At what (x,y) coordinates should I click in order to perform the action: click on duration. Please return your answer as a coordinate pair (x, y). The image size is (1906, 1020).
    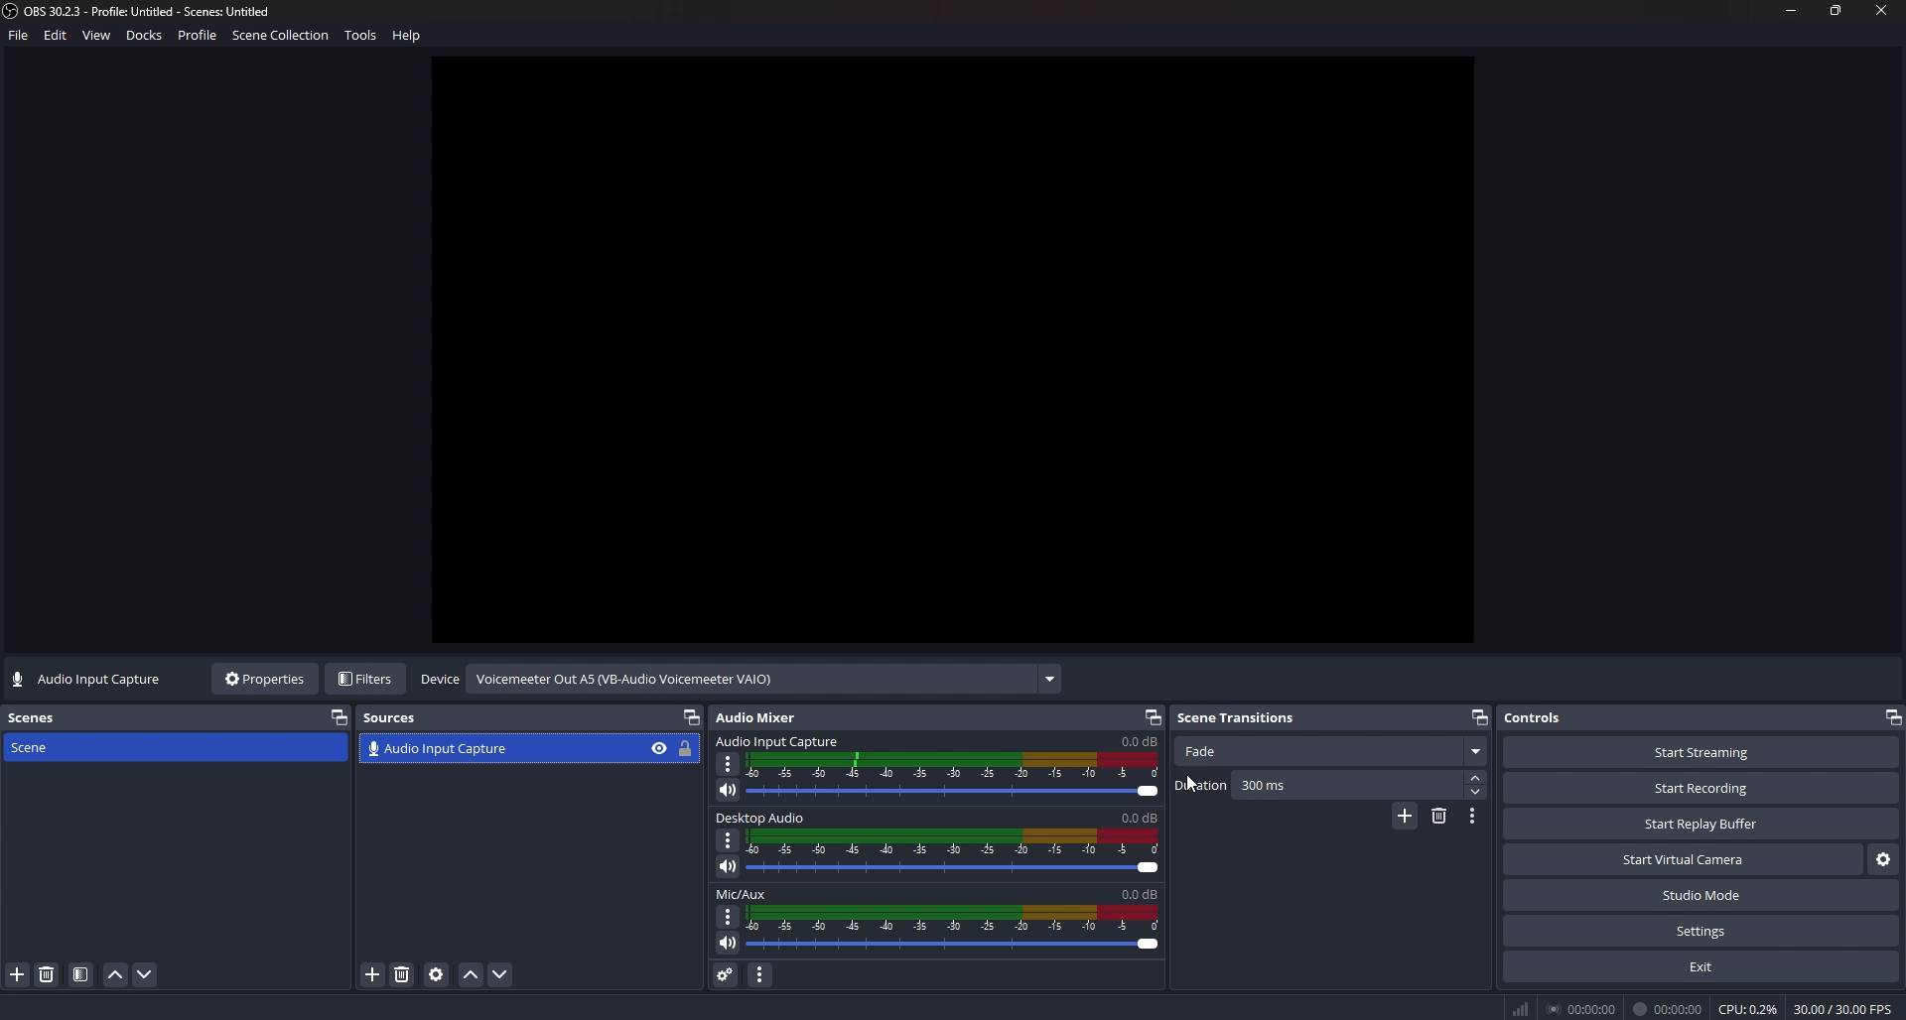
    Looking at the image, I should click on (1319, 785).